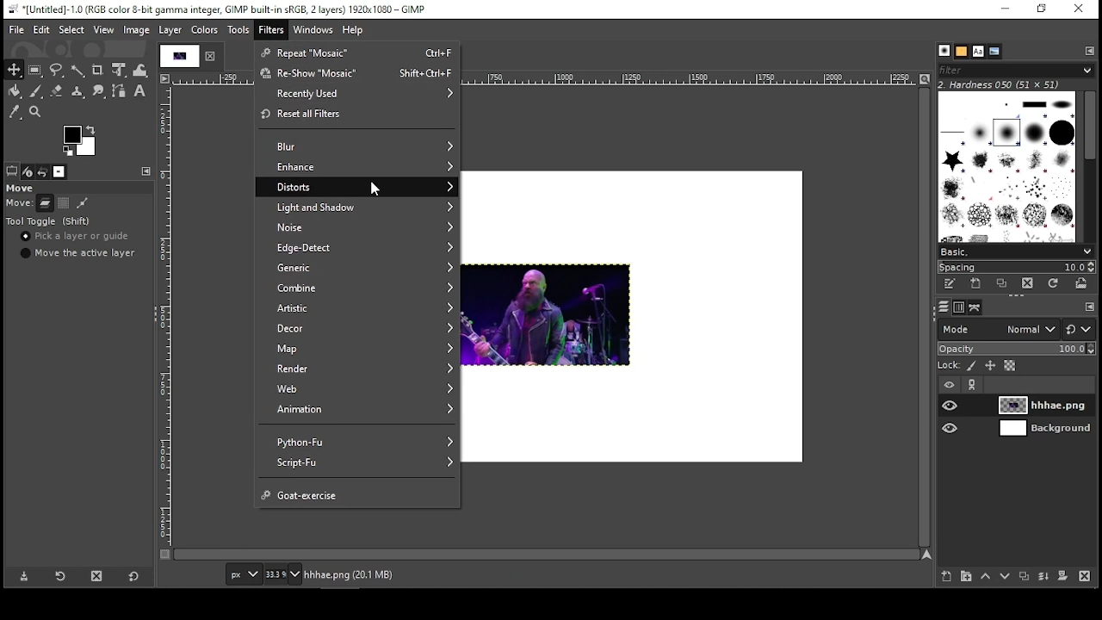 The height and width of the screenshot is (620, 1102). Describe the element at coordinates (1046, 405) in the screenshot. I see `layer ` at that location.